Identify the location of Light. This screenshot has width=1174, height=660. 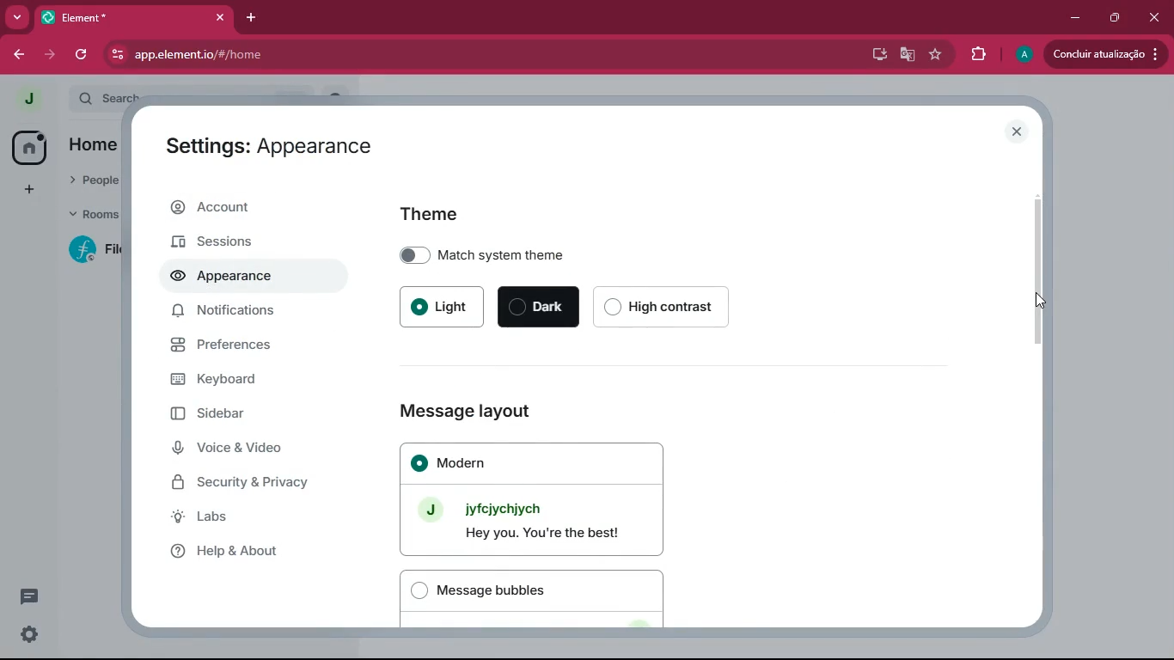
(438, 308).